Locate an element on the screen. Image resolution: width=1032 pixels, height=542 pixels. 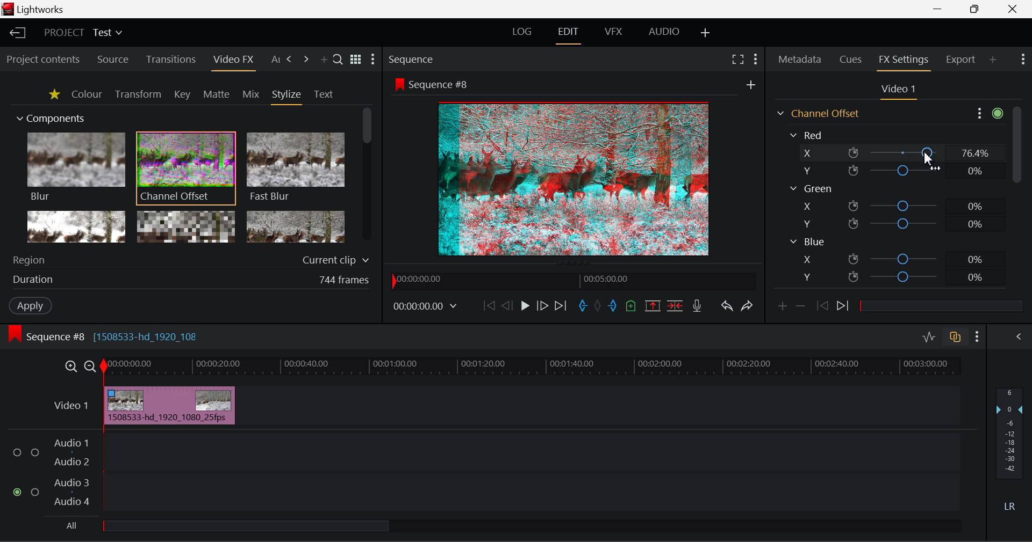
Green Y is located at coordinates (893, 223).